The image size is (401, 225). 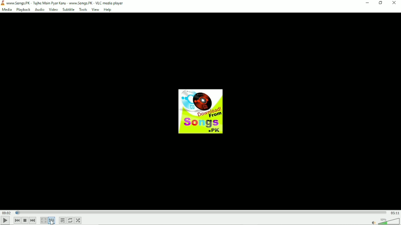 I want to click on Toggle between loop all, loop one and no loop, so click(x=71, y=220).